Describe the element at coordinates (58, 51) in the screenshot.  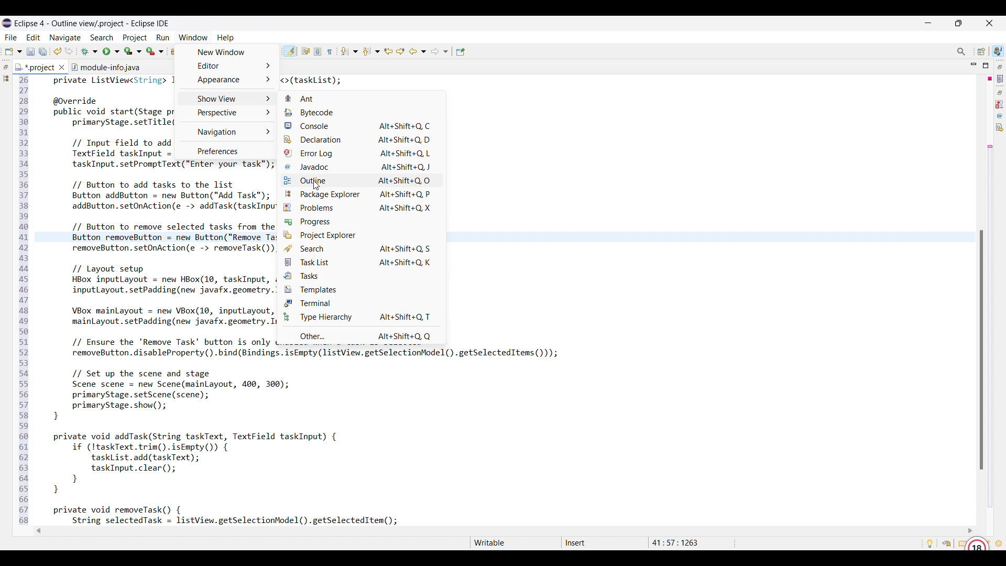
I see `Undo` at that location.